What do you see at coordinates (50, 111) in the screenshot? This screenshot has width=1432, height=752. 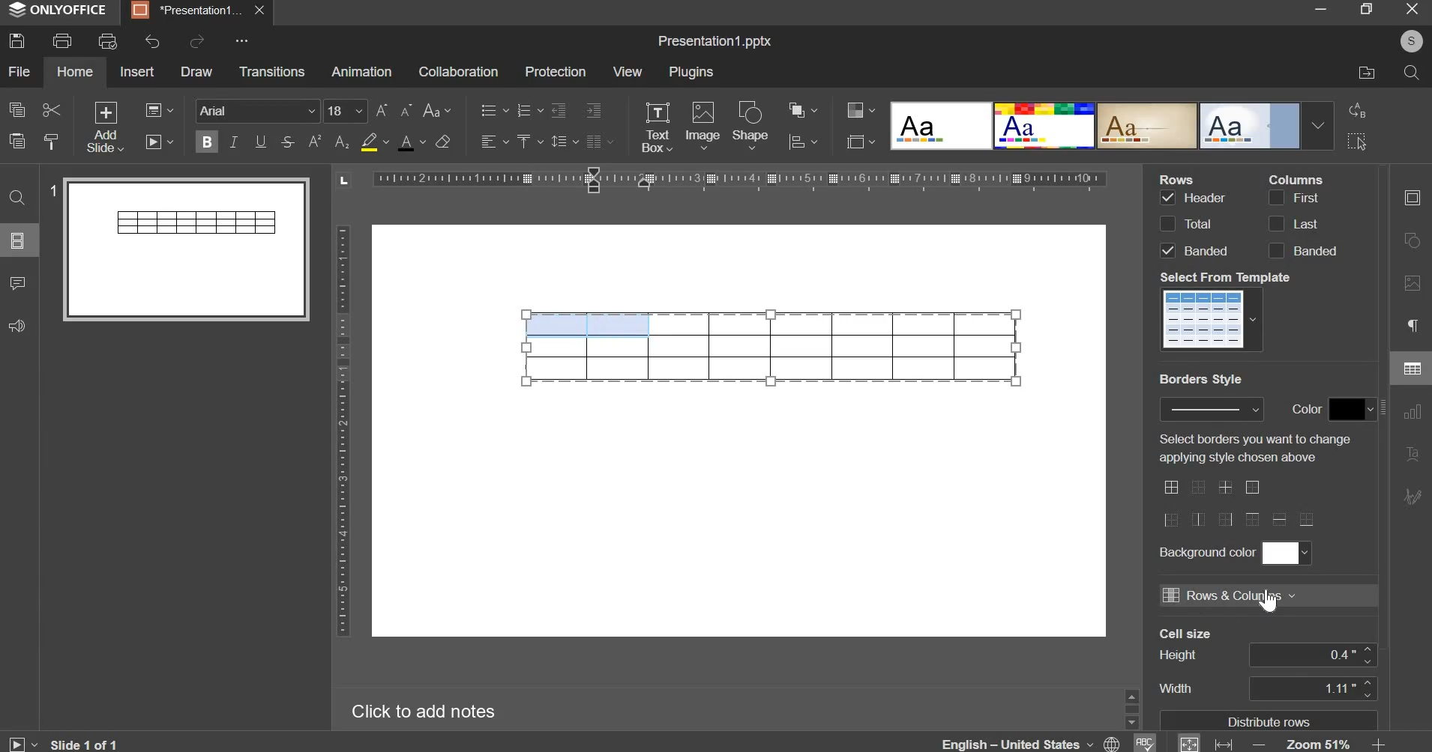 I see `cut` at bounding box center [50, 111].